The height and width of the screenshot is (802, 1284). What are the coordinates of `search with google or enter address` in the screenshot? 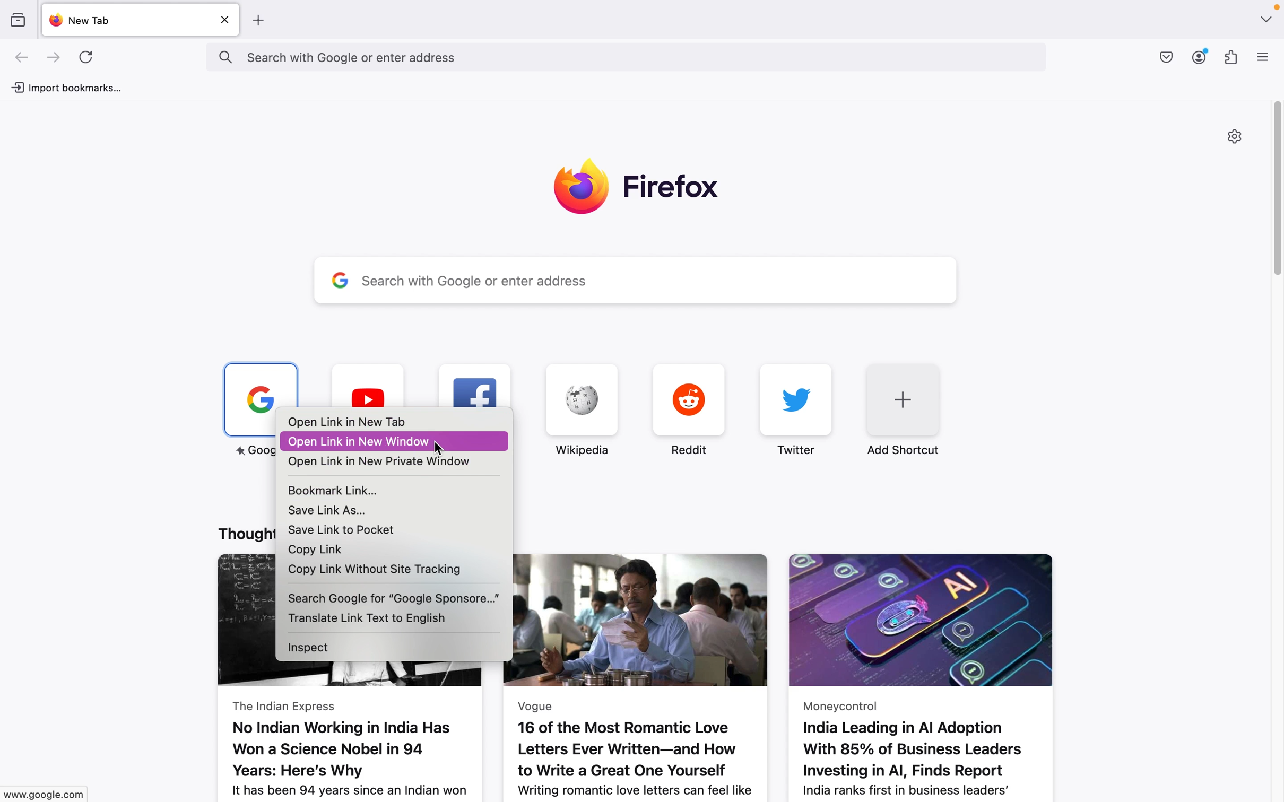 It's located at (638, 280).